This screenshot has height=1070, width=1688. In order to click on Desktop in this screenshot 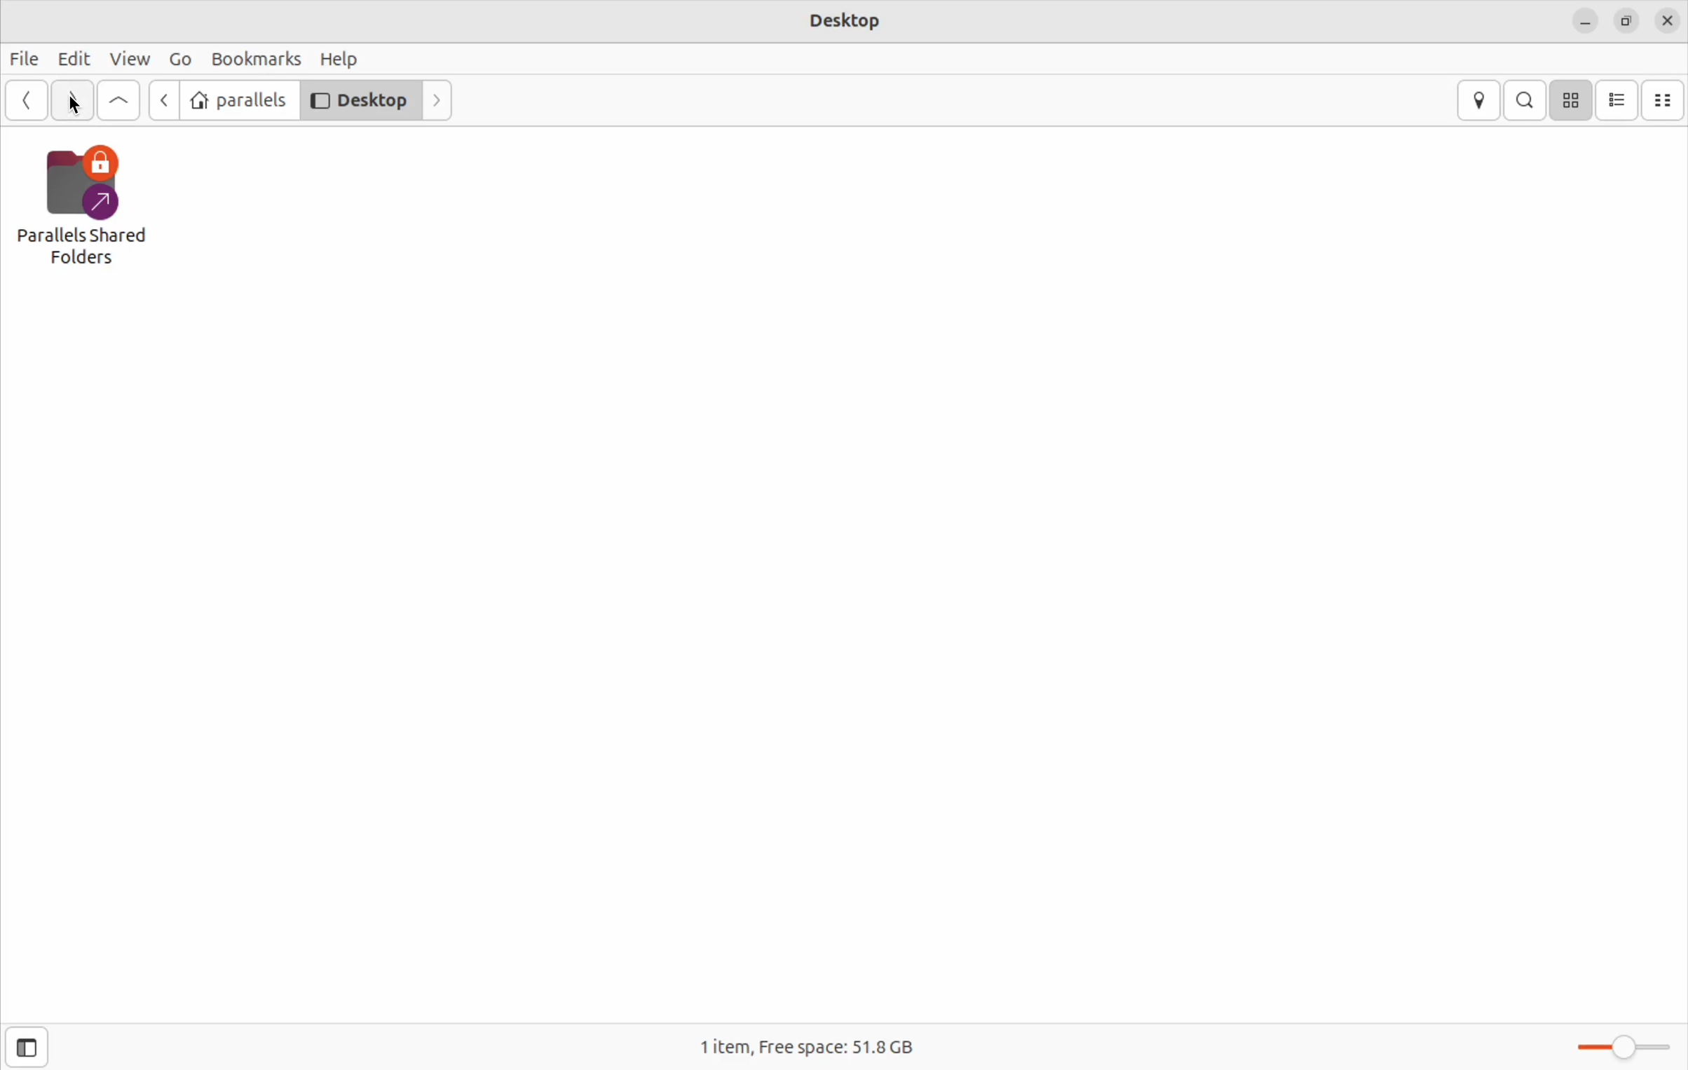, I will do `click(361, 100)`.